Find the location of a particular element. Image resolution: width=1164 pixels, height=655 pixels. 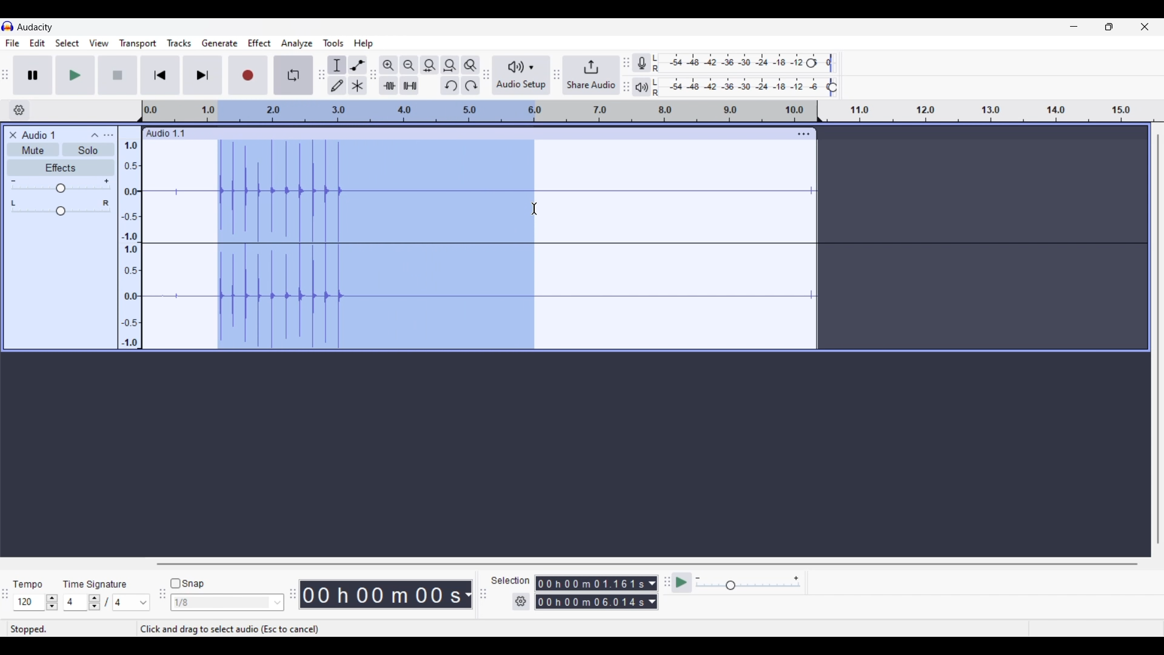

View menu is located at coordinates (99, 44).